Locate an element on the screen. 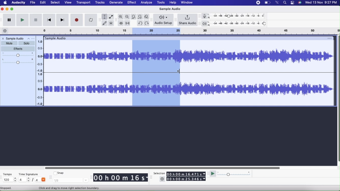  Selection is located at coordinates (157, 73).